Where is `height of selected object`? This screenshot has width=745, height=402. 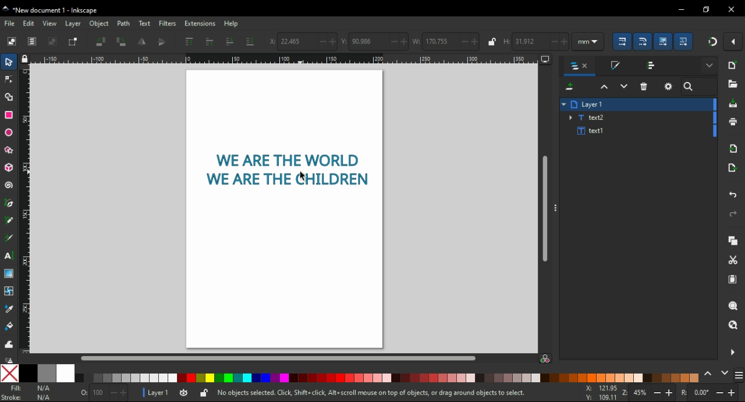
height of selected object is located at coordinates (535, 41).